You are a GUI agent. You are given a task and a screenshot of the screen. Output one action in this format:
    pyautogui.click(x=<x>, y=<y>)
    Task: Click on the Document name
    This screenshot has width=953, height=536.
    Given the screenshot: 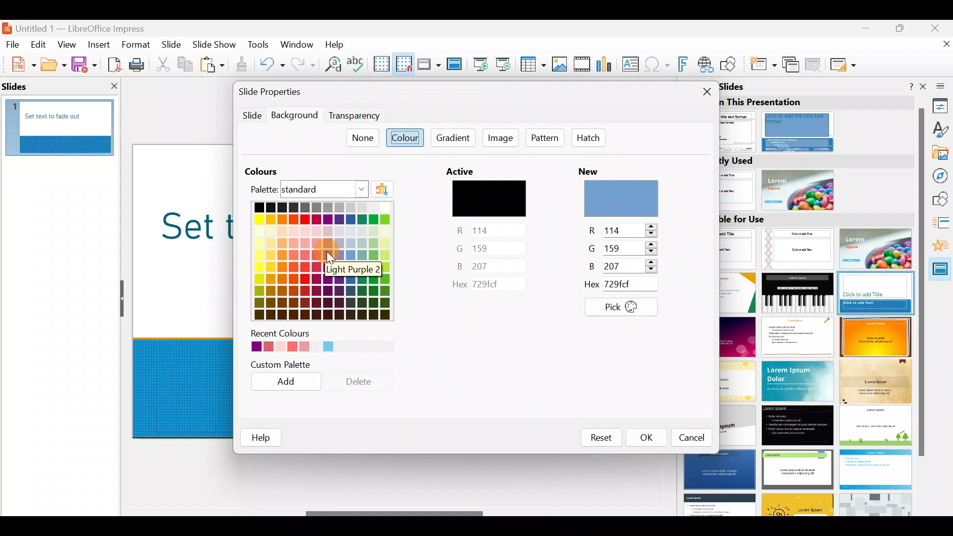 What is the action you would take?
    pyautogui.click(x=81, y=26)
    